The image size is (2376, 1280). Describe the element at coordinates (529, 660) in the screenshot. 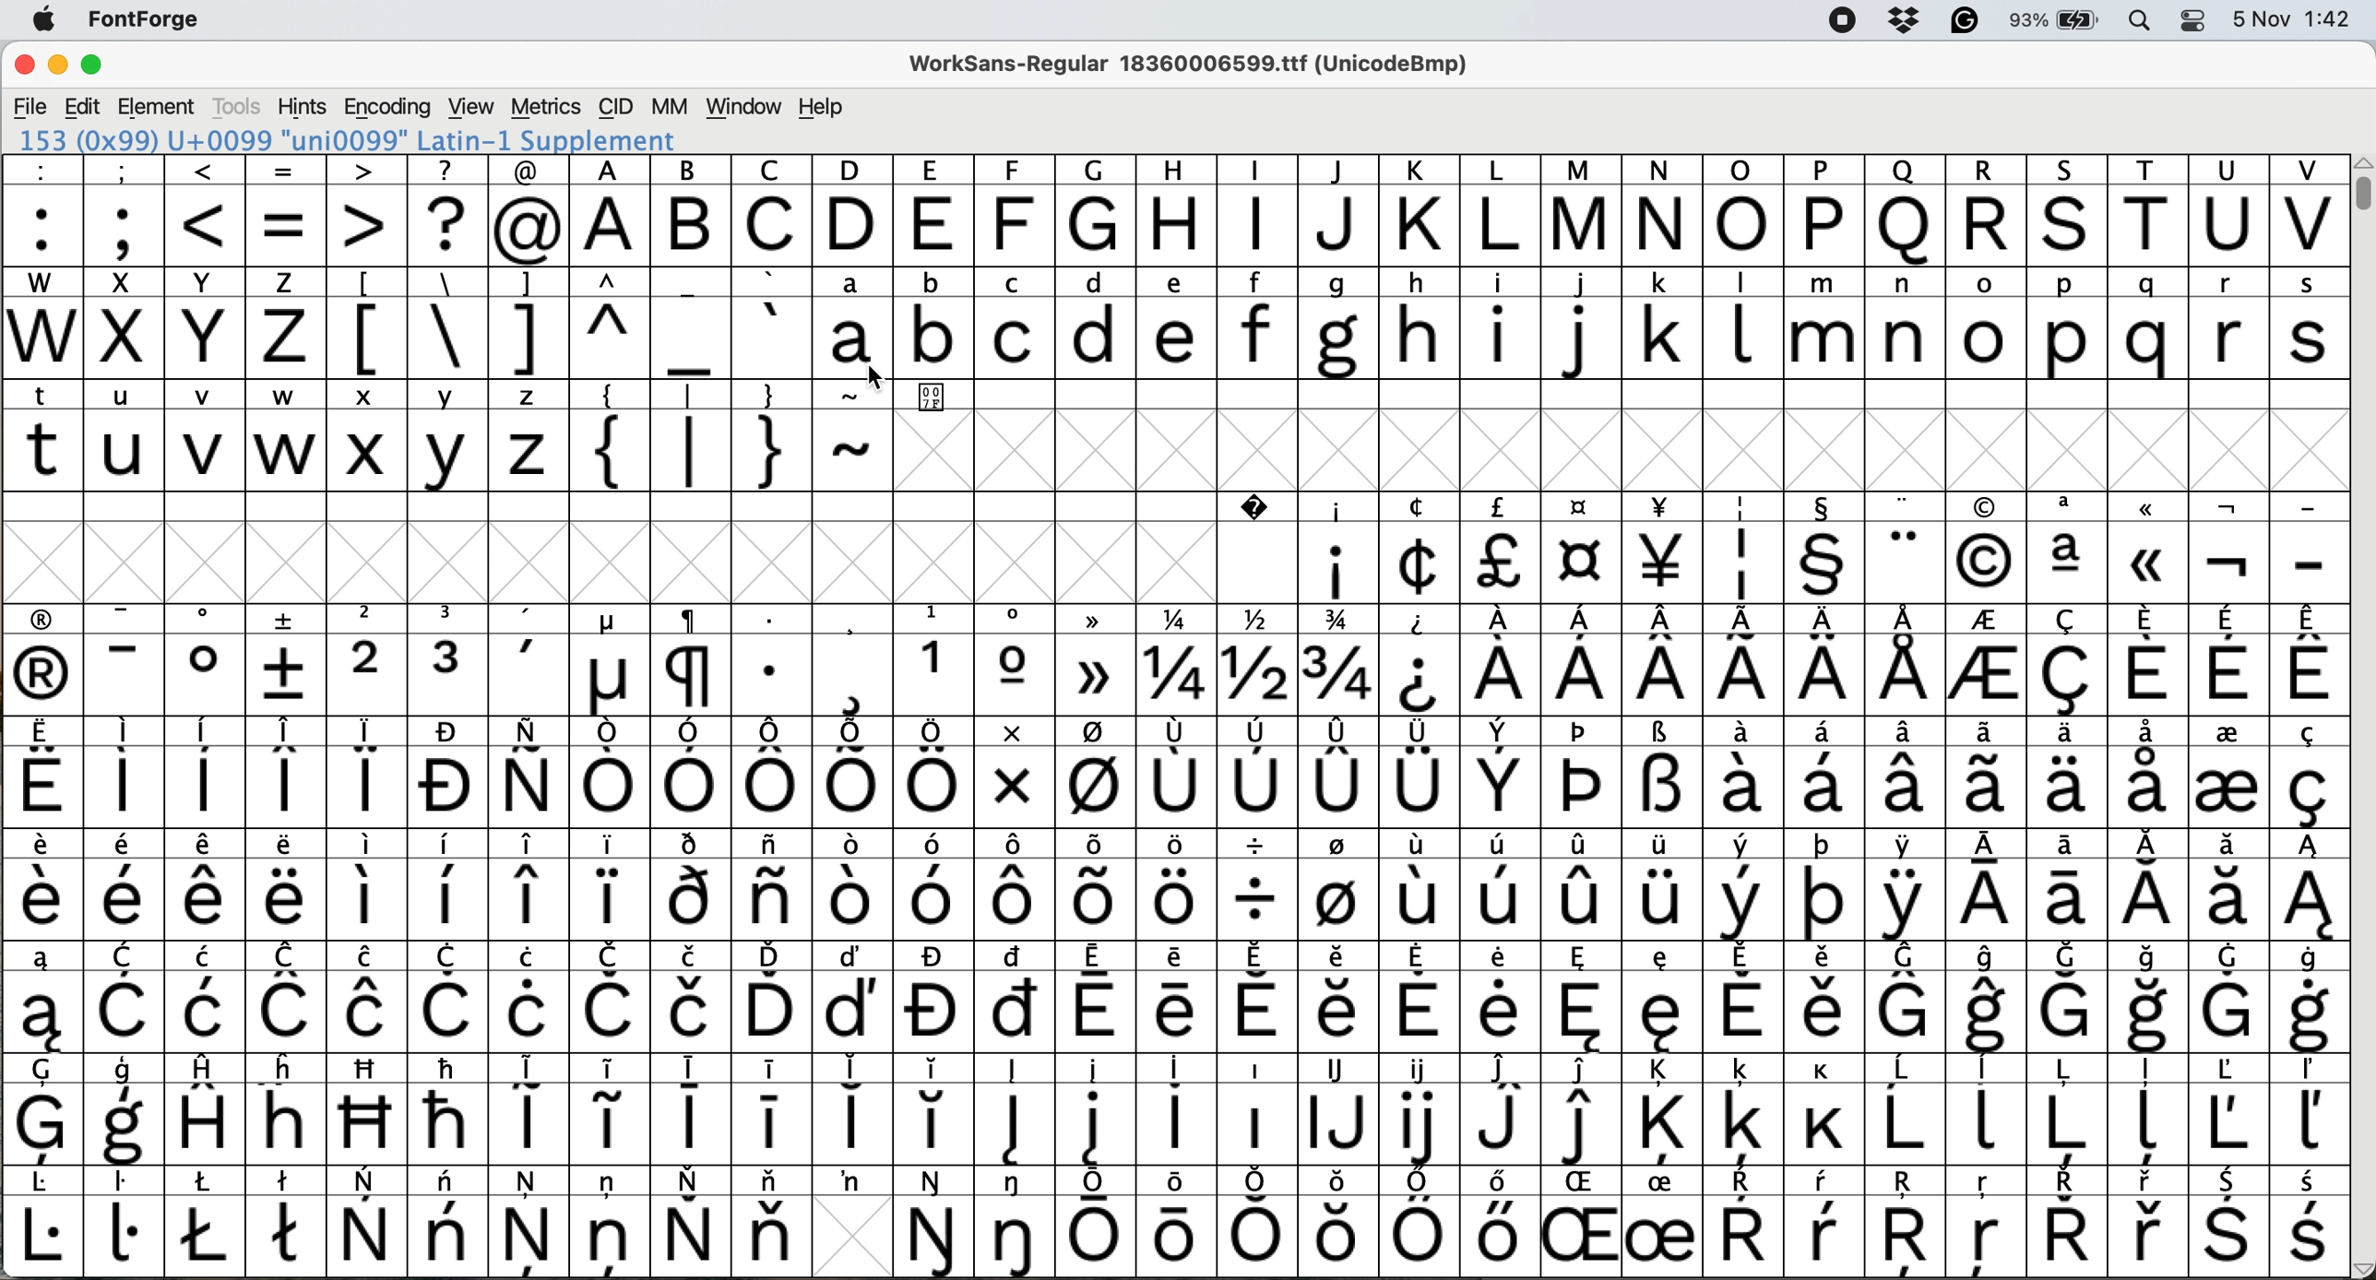

I see `symbol` at that location.